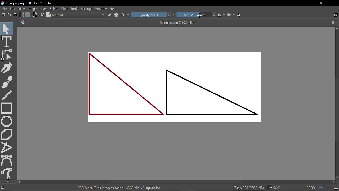 The image size is (339, 191). I want to click on Ellipse tool, so click(7, 121).